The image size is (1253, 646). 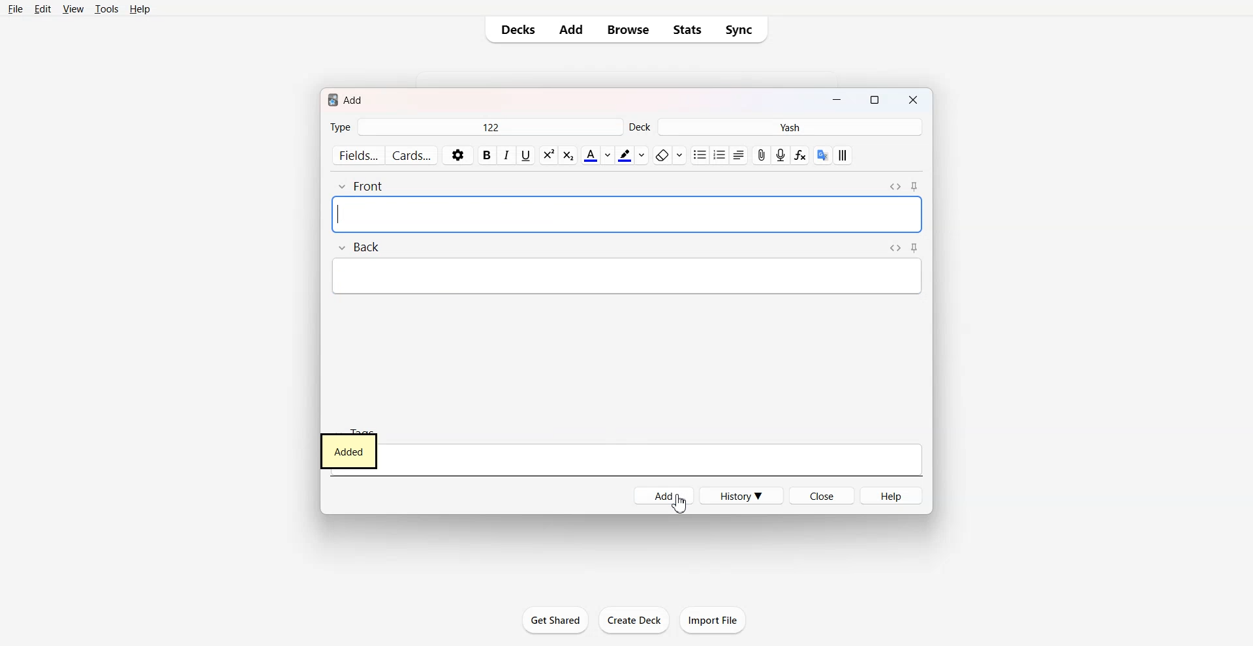 What do you see at coordinates (516, 29) in the screenshot?
I see `Decks` at bounding box center [516, 29].